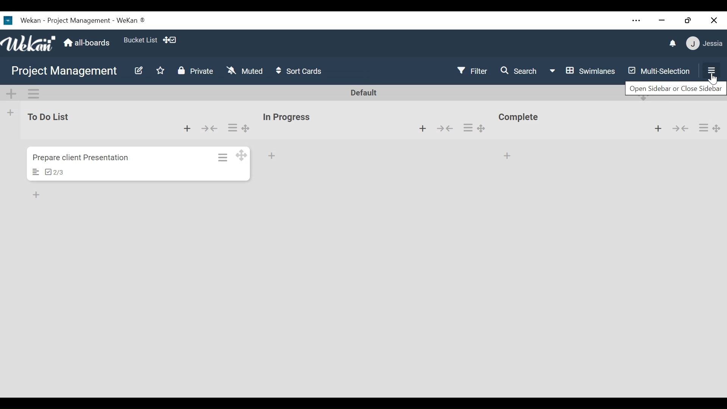 Image resolution: width=727 pixels, height=409 pixels. What do you see at coordinates (714, 20) in the screenshot?
I see `Close` at bounding box center [714, 20].